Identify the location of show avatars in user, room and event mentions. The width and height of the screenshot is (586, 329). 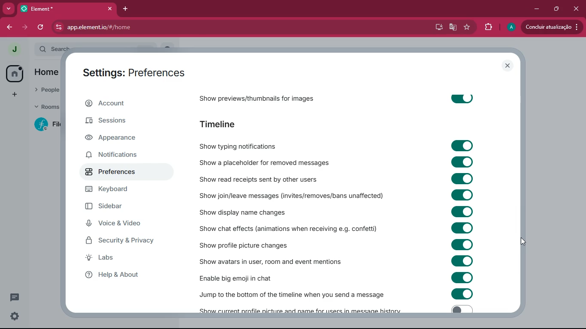
(283, 261).